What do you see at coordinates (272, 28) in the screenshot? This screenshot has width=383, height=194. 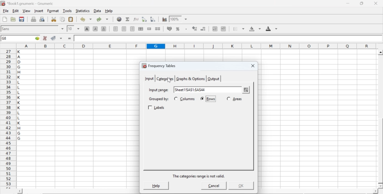 I see `foreground` at bounding box center [272, 28].